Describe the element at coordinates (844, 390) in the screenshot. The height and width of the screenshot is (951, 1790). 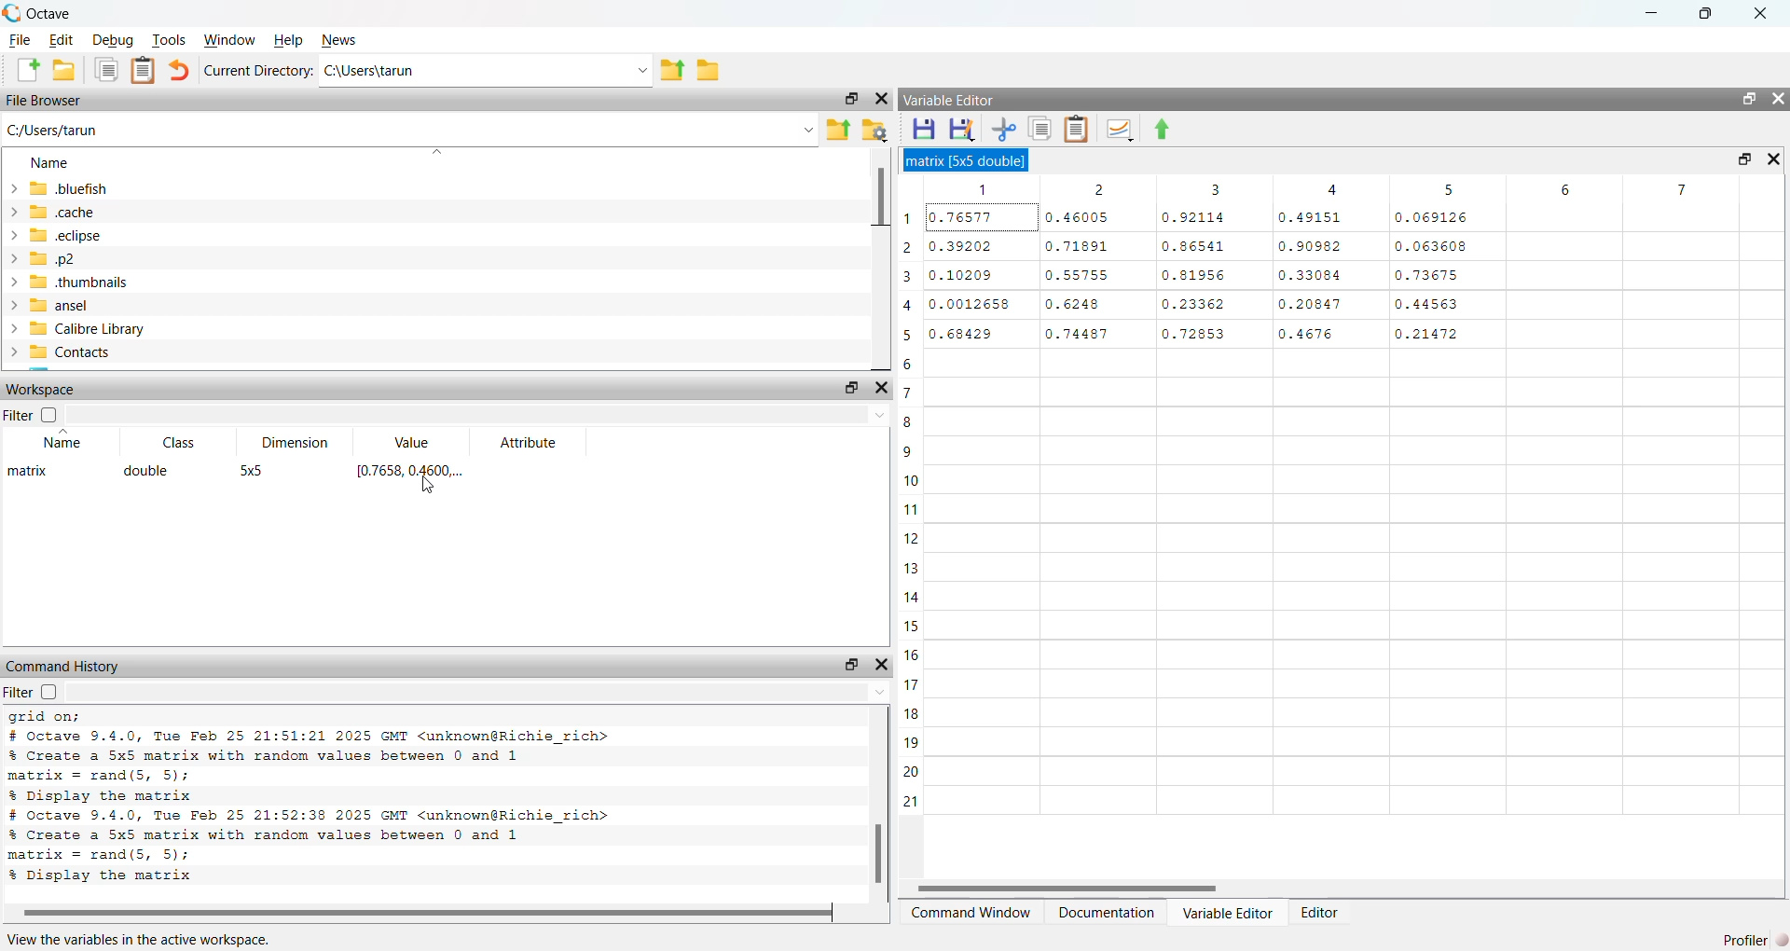
I see `maximise` at that location.